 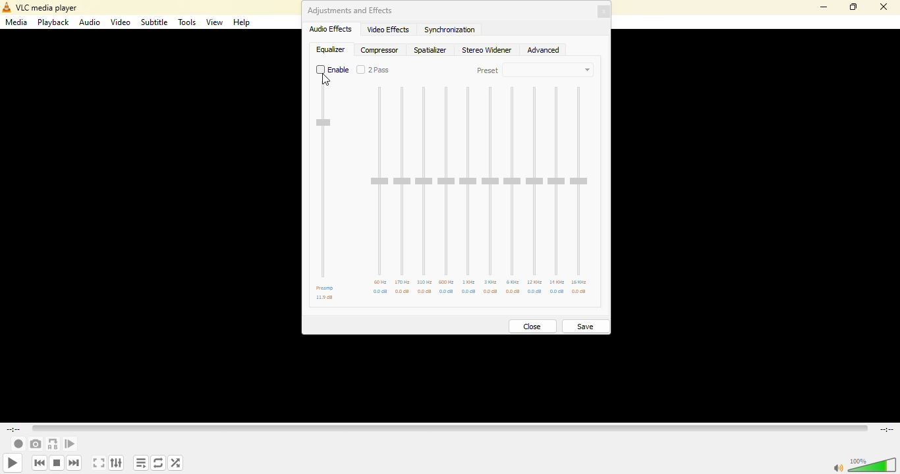 What do you see at coordinates (425, 292) in the screenshot?
I see `db` at bounding box center [425, 292].